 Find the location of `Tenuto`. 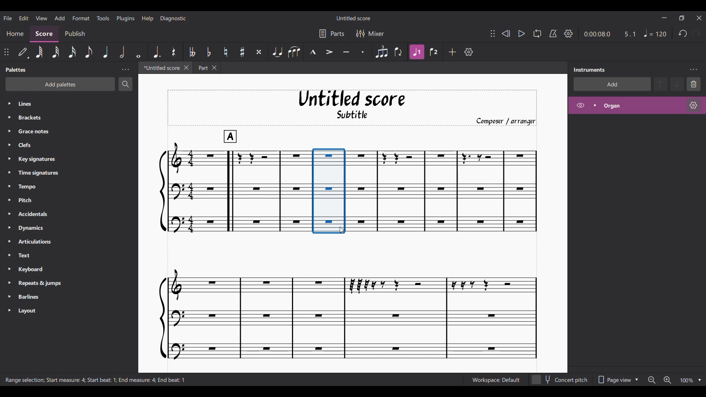

Tenuto is located at coordinates (346, 53).